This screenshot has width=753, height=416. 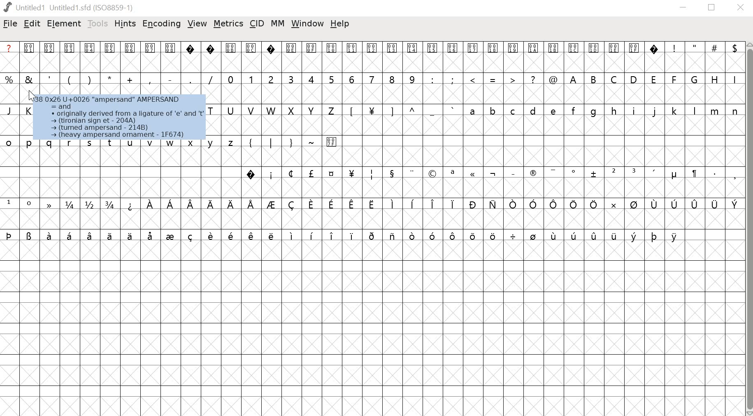 What do you see at coordinates (33, 24) in the screenshot?
I see `edit` at bounding box center [33, 24].